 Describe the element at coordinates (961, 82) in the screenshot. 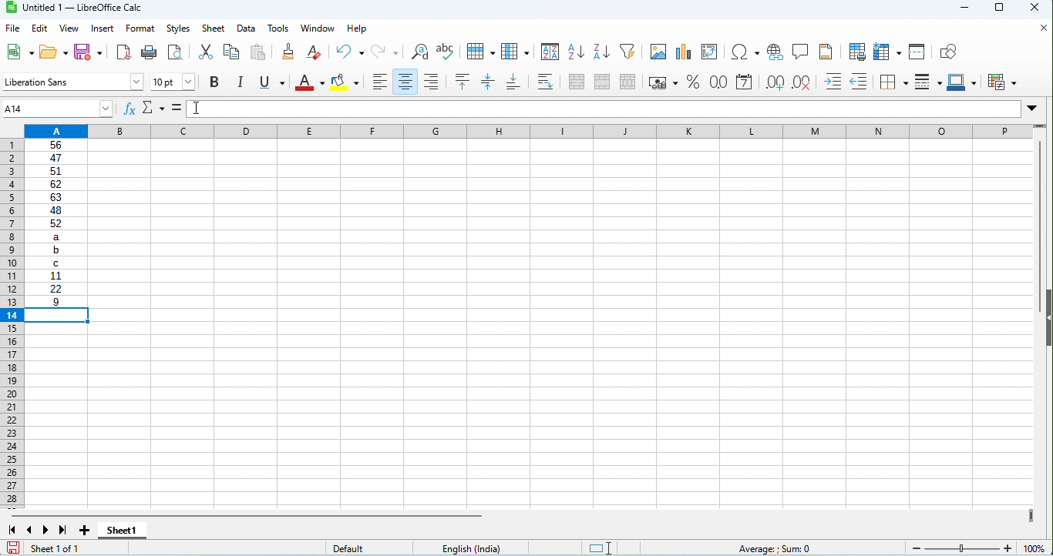

I see `border color` at that location.